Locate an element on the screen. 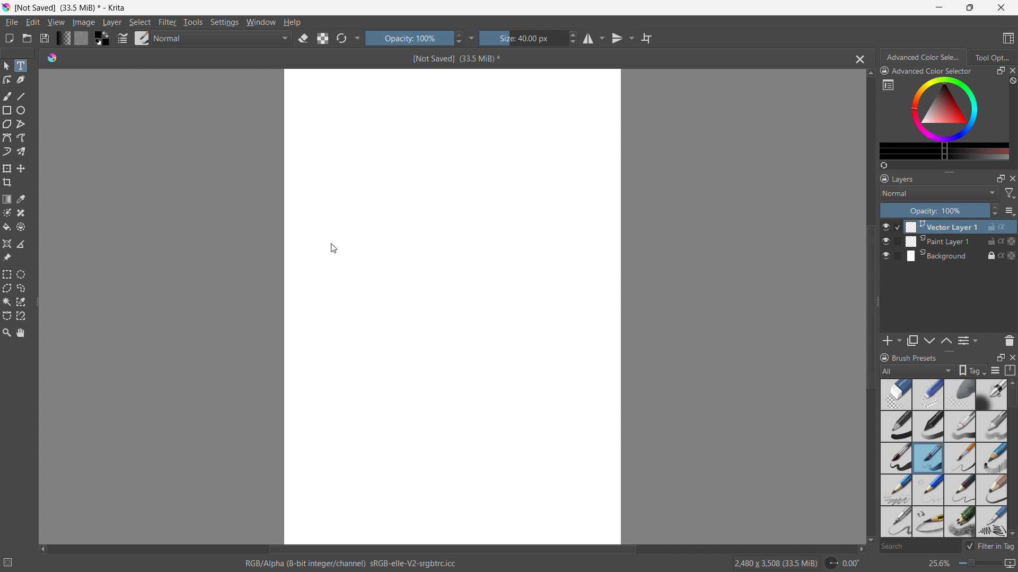  filter in tag is located at coordinates (990, 544).